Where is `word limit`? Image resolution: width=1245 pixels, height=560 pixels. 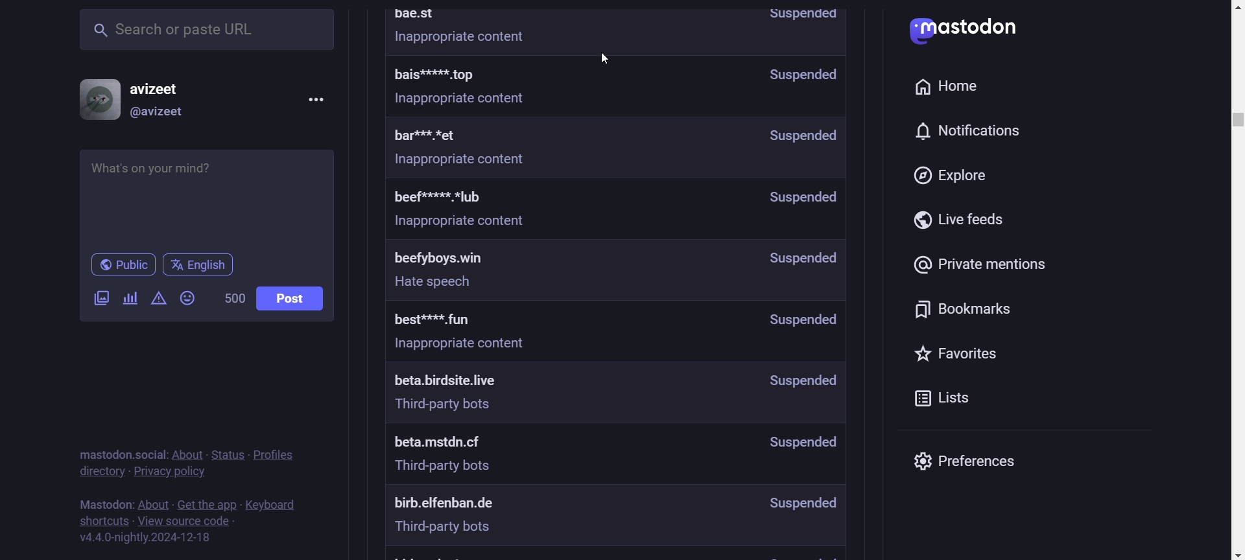 word limit is located at coordinates (232, 300).